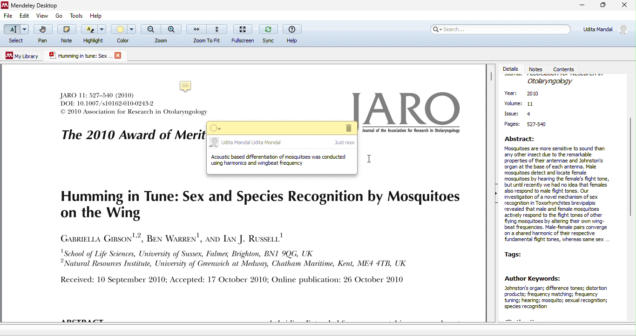 The height and width of the screenshot is (336, 636). What do you see at coordinates (604, 32) in the screenshot?
I see `account` at bounding box center [604, 32].